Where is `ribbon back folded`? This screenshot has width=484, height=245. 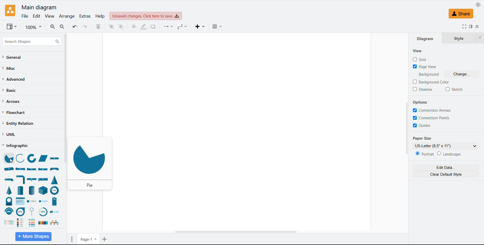 ribbon back folded is located at coordinates (44, 169).